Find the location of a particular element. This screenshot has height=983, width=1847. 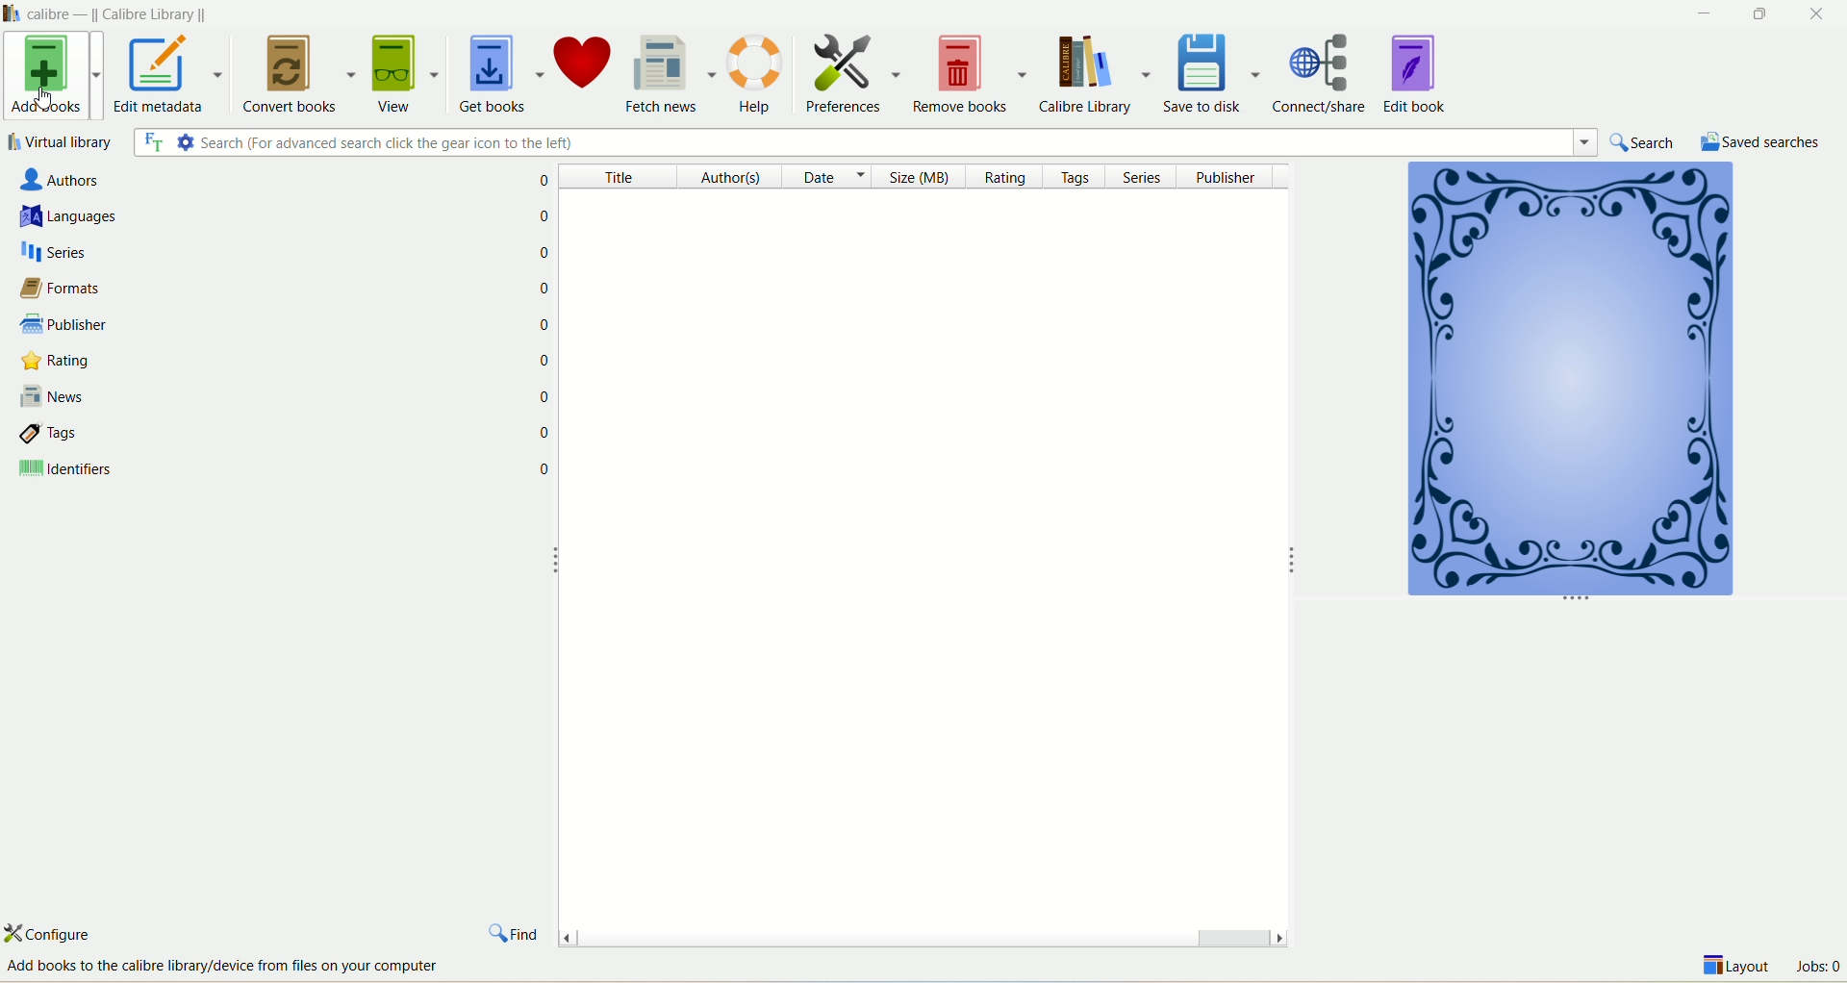

jobs is located at coordinates (1817, 969).